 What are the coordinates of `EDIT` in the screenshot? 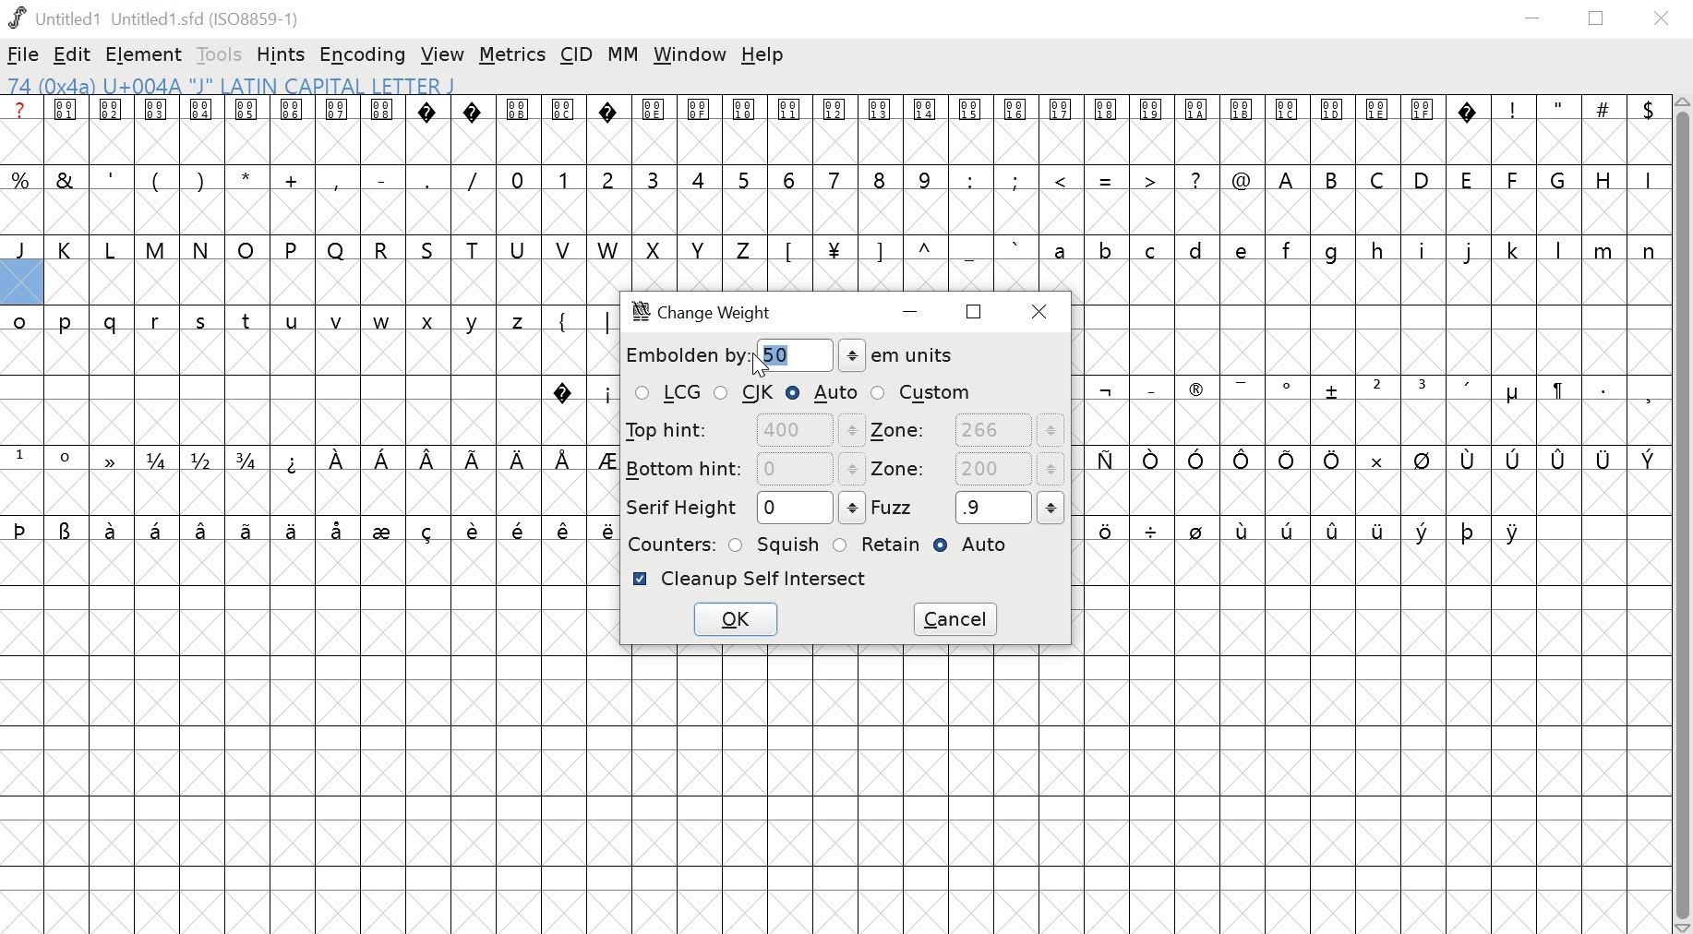 It's located at (73, 56).